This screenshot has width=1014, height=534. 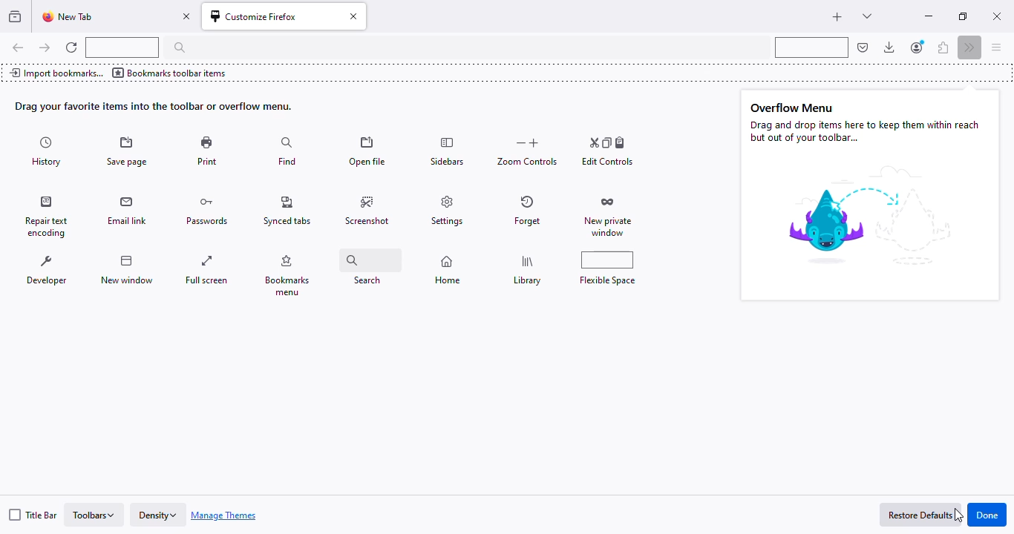 I want to click on new private window, so click(x=609, y=217).